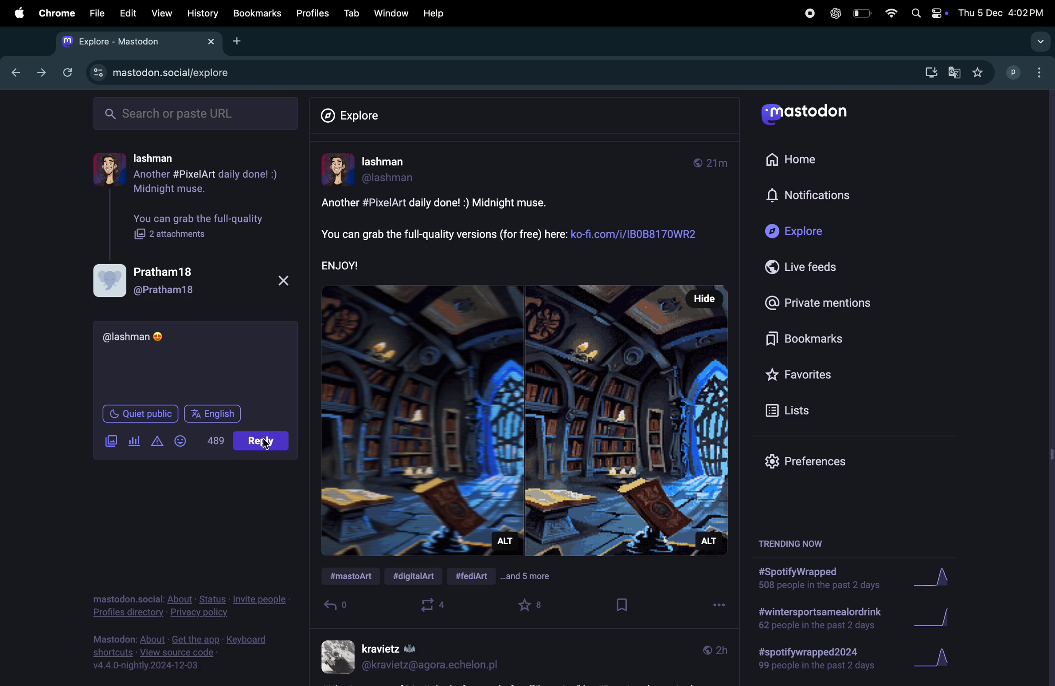 The width and height of the screenshot is (1055, 686). What do you see at coordinates (203, 226) in the screenshot?
I see `you can grab full quality image` at bounding box center [203, 226].